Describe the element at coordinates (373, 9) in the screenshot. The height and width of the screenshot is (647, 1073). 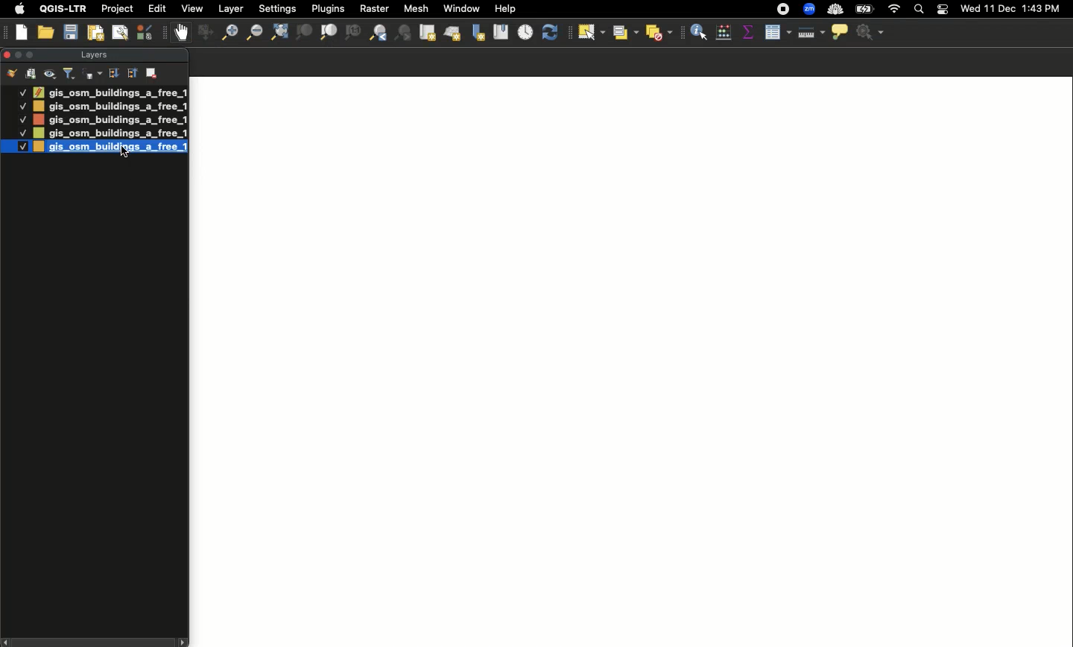
I see `Raster` at that location.